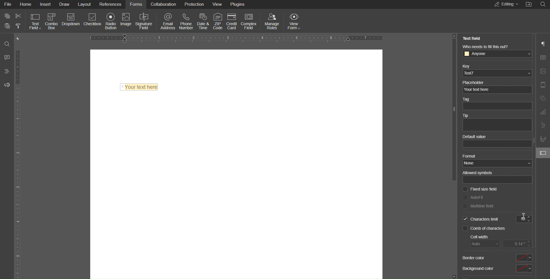 Image resolution: width=550 pixels, height=279 pixels. Describe the element at coordinates (19, 16) in the screenshot. I see `cut` at that location.